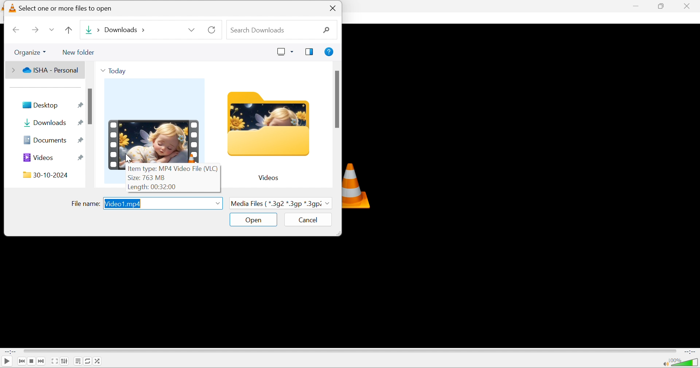 This screenshot has height=368, width=700. Describe the element at coordinates (68, 9) in the screenshot. I see `Select one or more files to open` at that location.